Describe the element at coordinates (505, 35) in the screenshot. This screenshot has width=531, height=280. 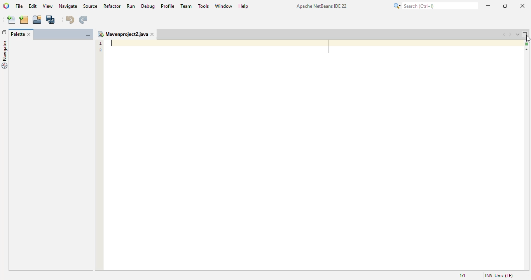
I see `scroll documents left` at that location.